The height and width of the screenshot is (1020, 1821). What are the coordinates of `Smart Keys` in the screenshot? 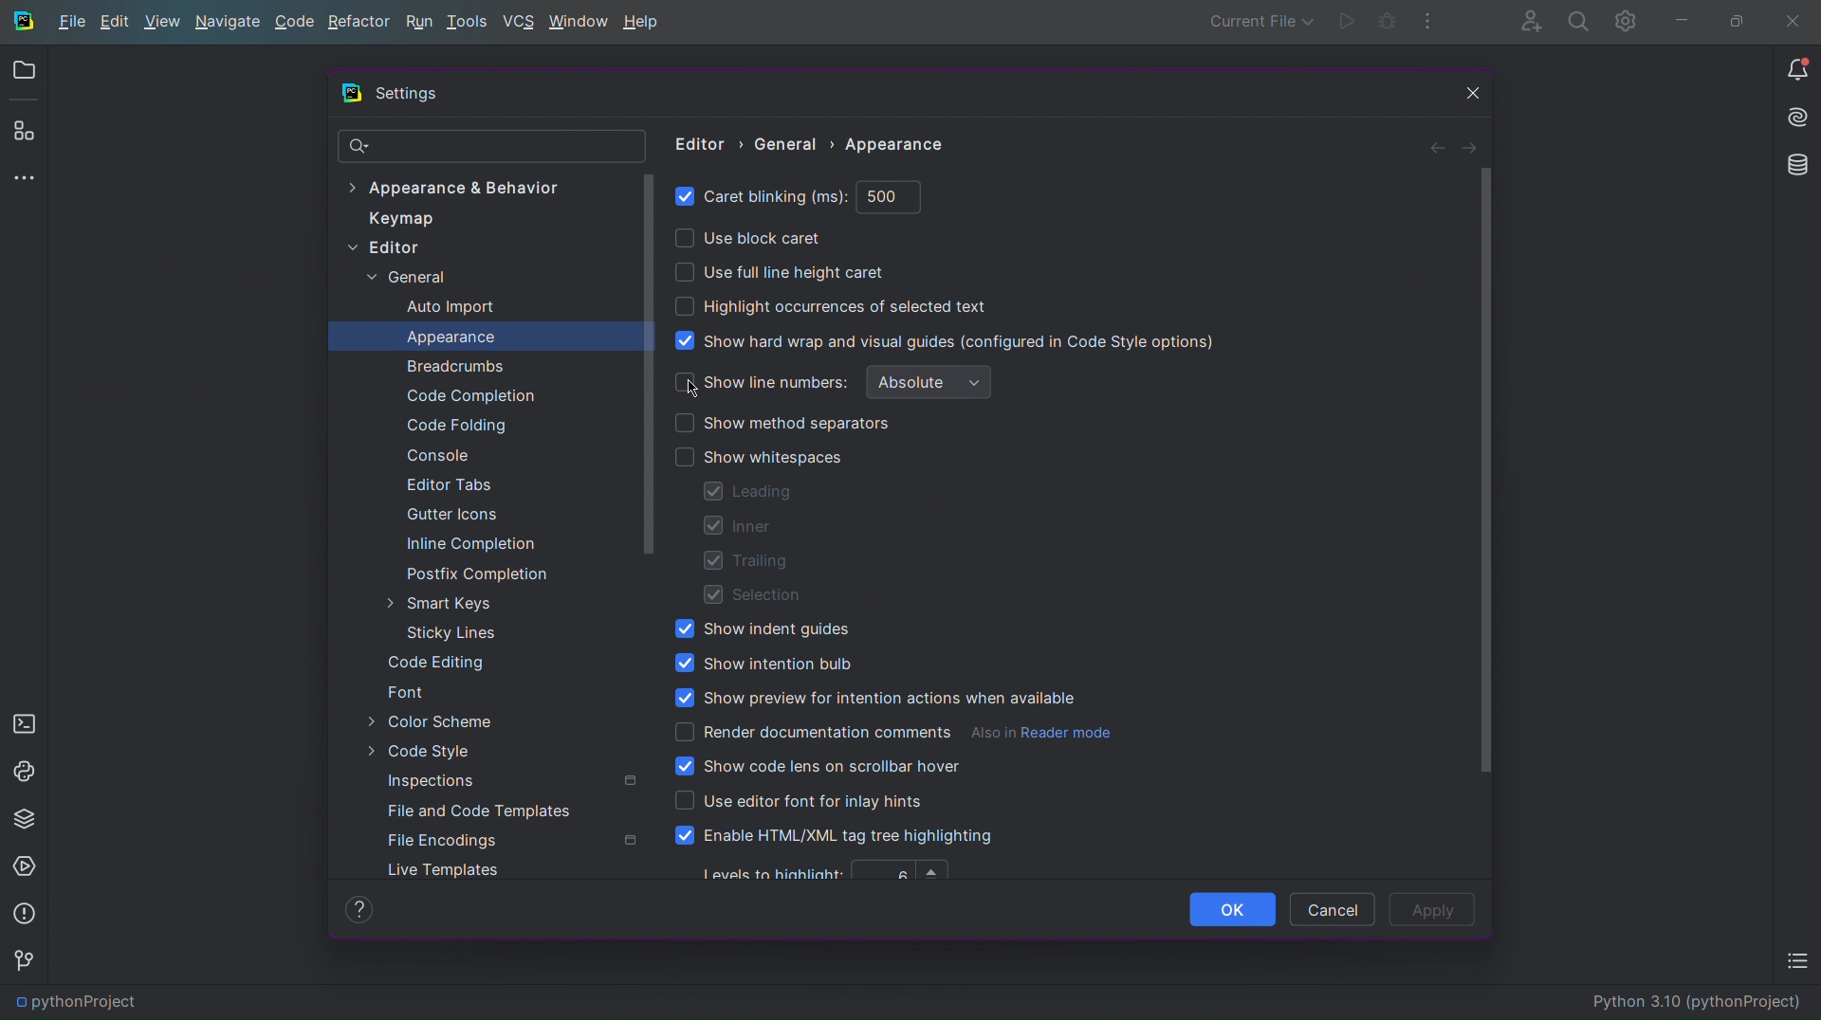 It's located at (443, 603).